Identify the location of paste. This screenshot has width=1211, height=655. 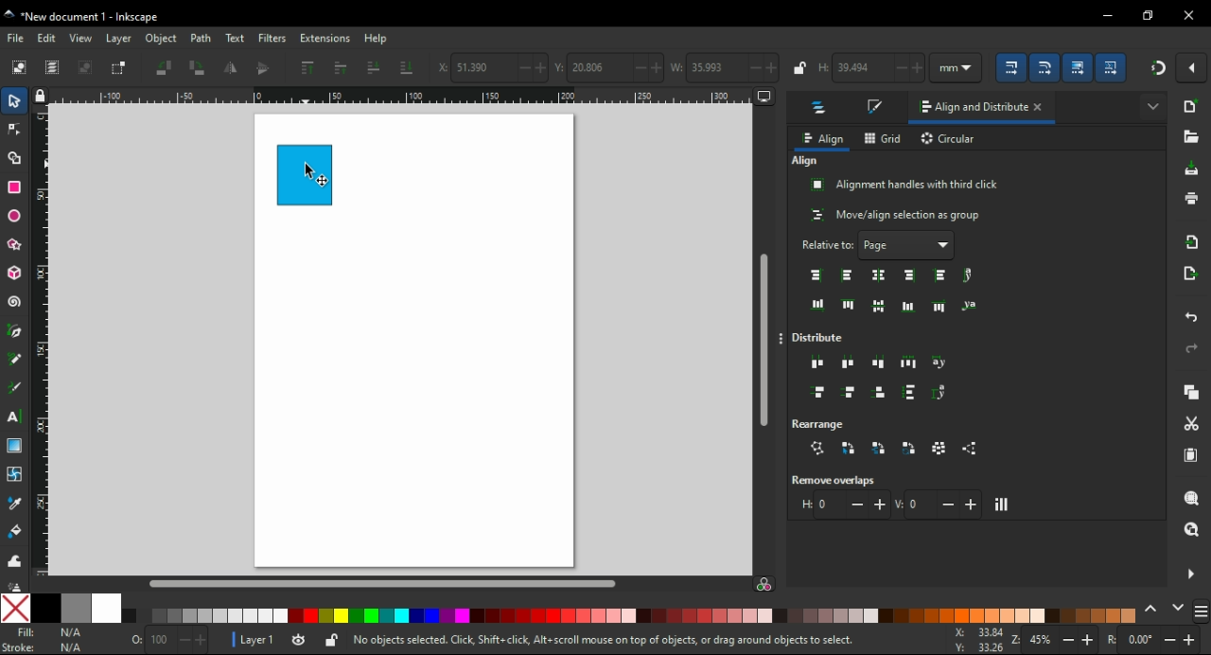
(1193, 455).